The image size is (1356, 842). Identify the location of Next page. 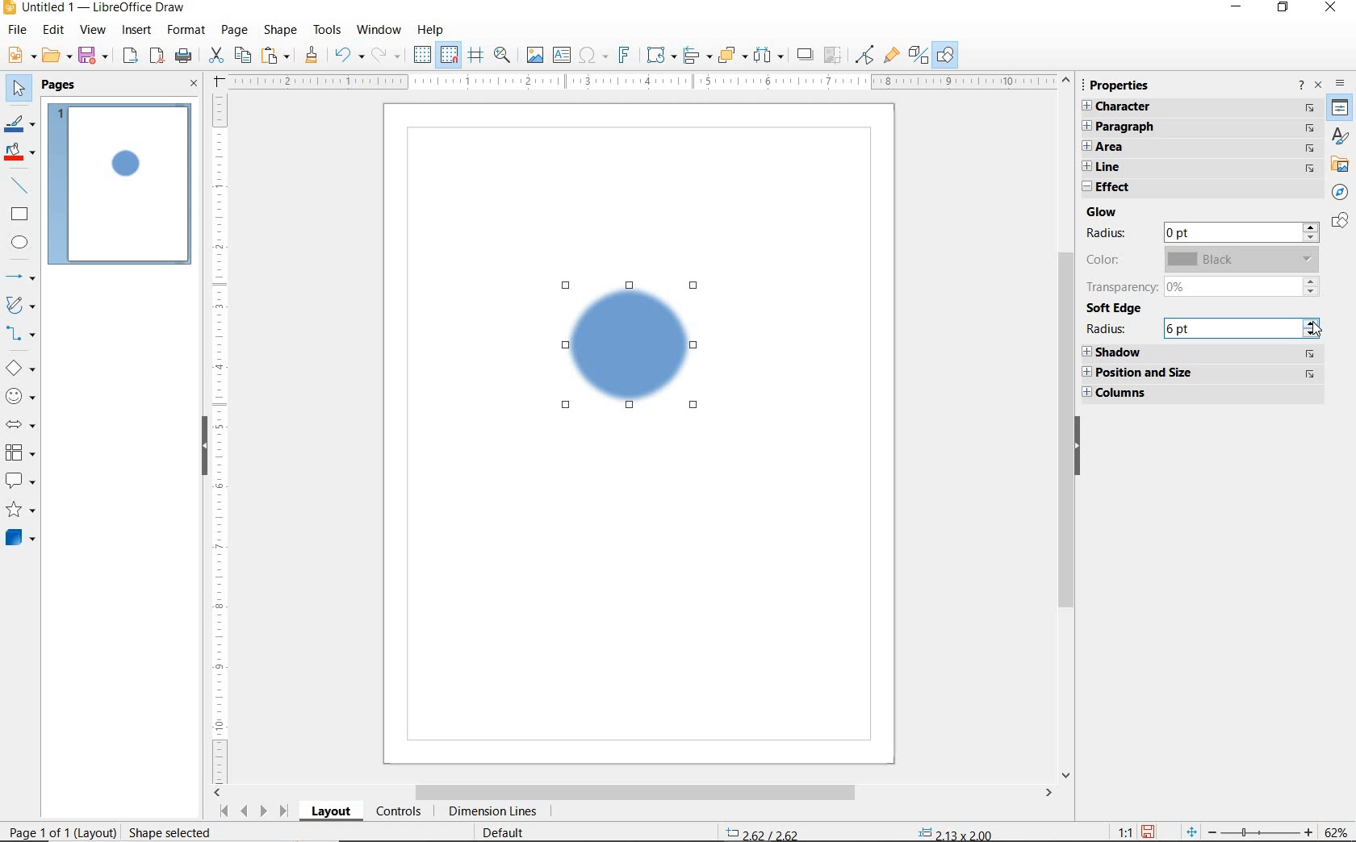
(264, 811).